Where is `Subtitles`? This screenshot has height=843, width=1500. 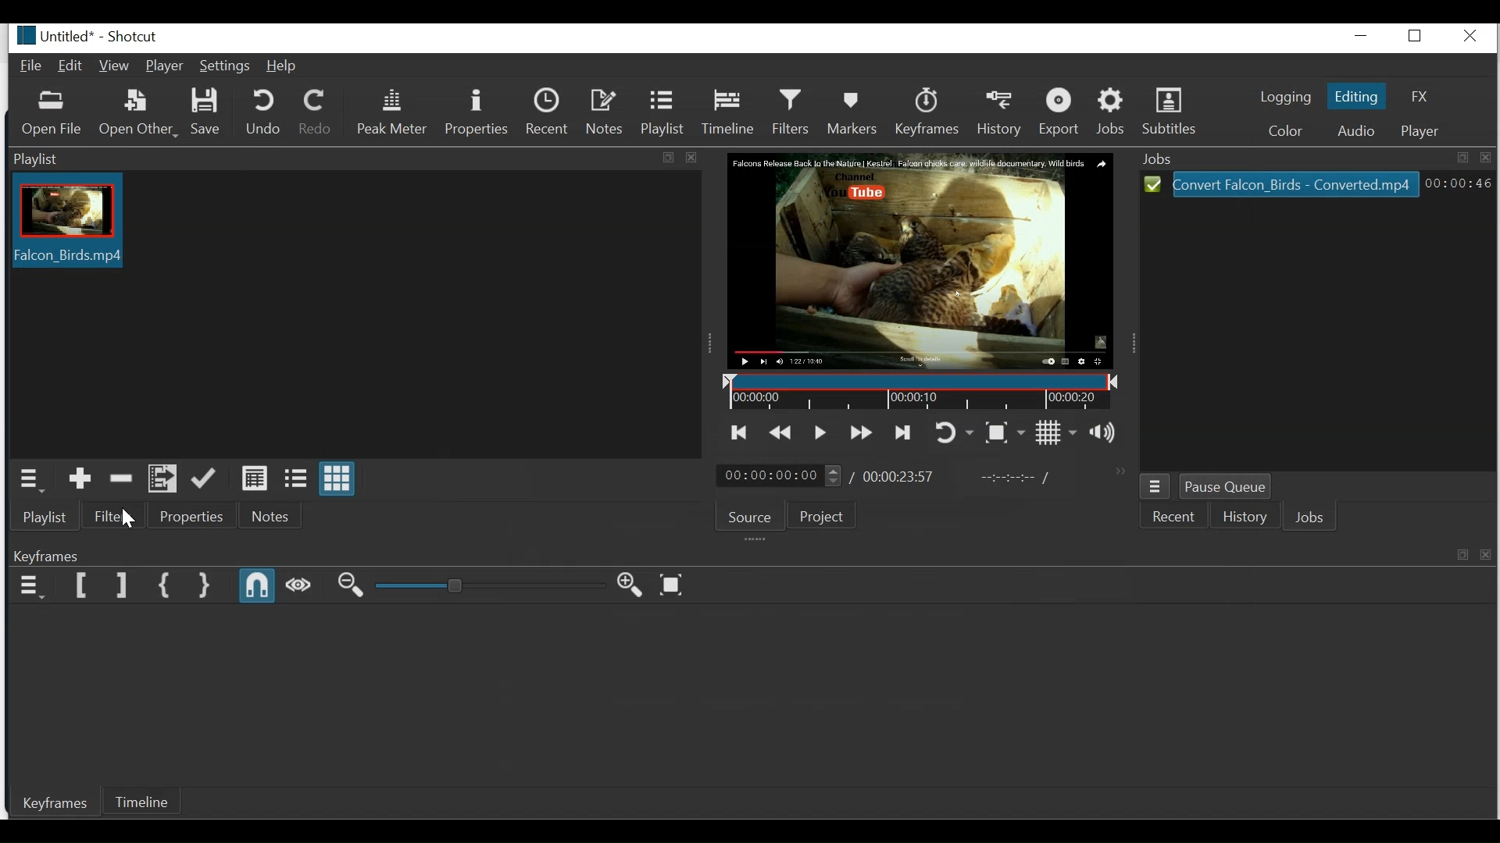 Subtitles is located at coordinates (1170, 111).